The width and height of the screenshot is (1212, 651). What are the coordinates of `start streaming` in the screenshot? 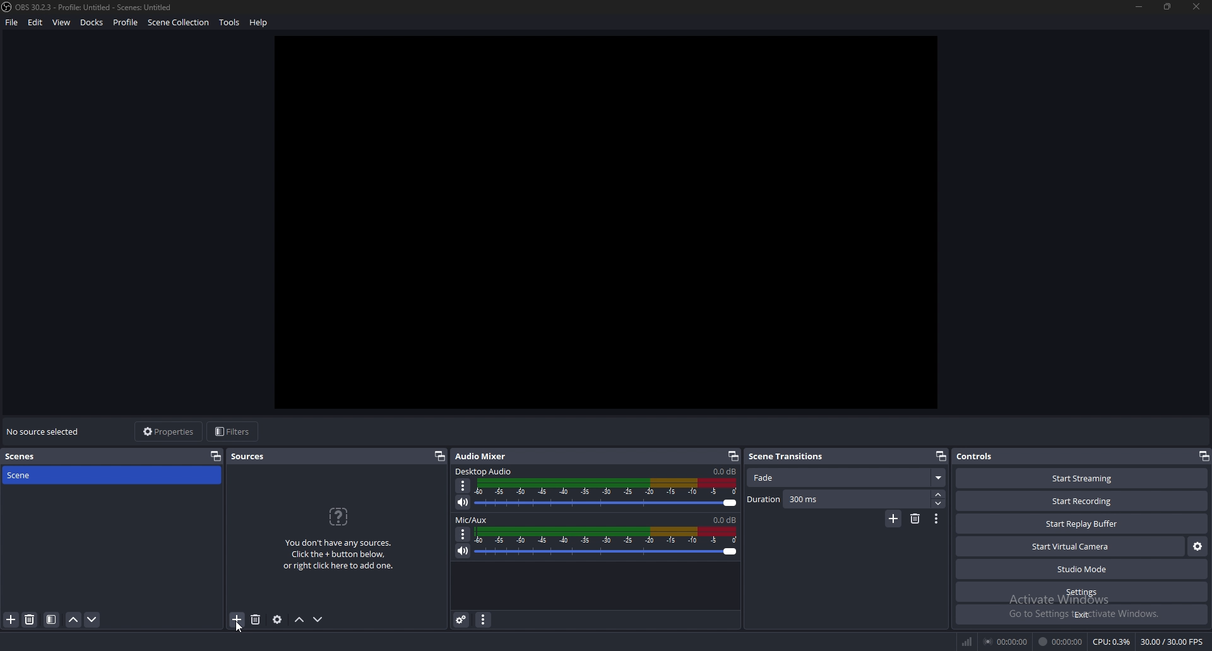 It's located at (1083, 480).